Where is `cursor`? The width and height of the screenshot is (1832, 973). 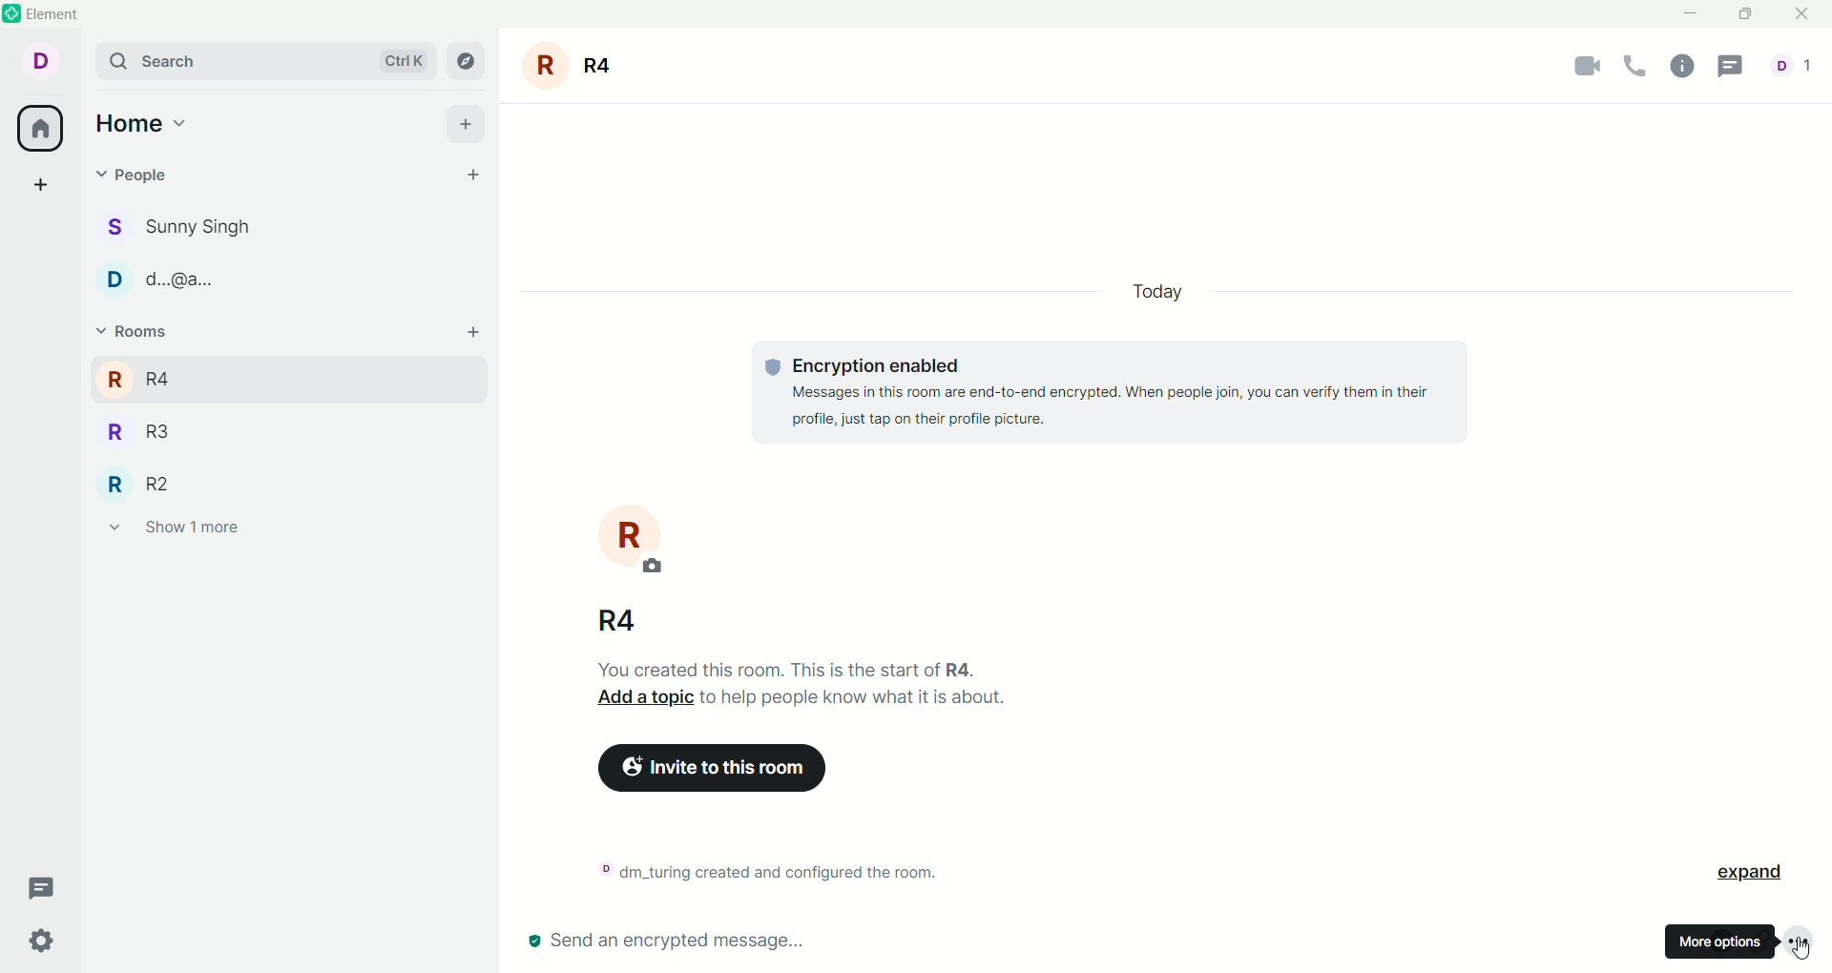
cursor is located at coordinates (1807, 953).